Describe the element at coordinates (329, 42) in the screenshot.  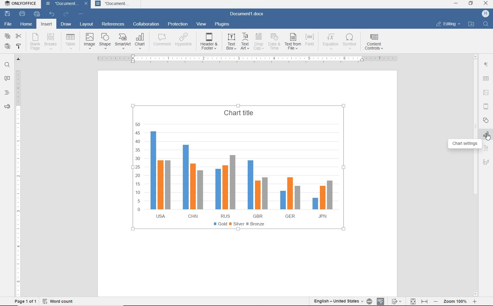
I see `equation` at that location.